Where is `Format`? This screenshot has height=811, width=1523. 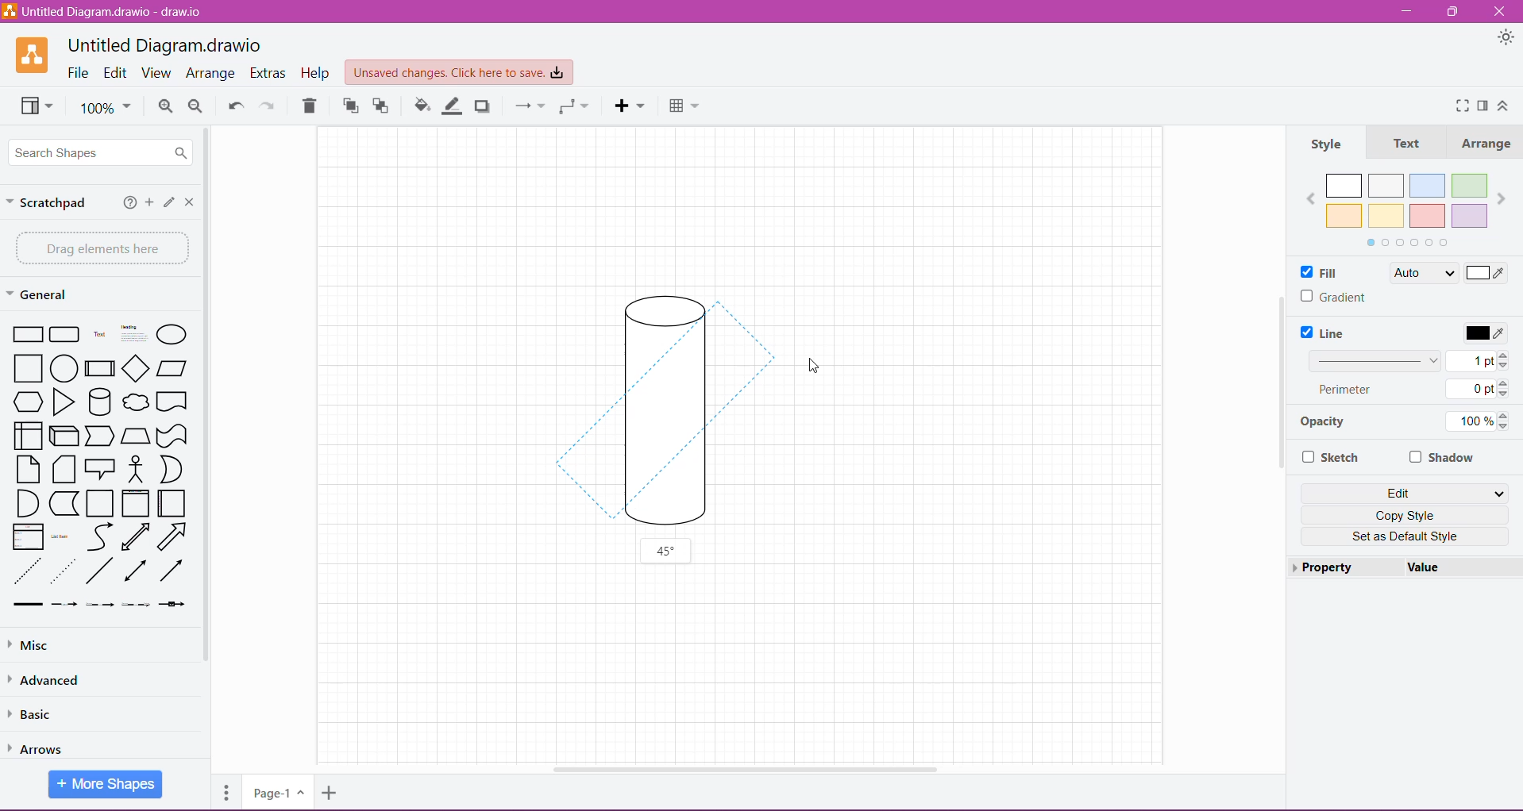 Format is located at coordinates (1483, 107).